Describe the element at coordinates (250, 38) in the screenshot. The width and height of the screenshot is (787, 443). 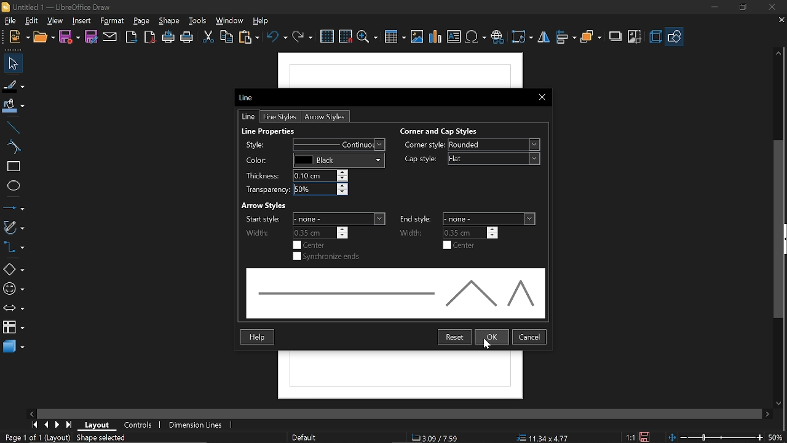
I see `paste` at that location.